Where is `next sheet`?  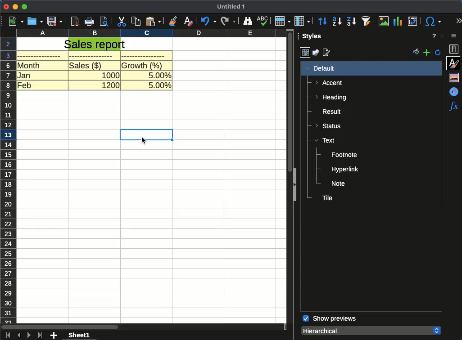
next sheet is located at coordinates (28, 335).